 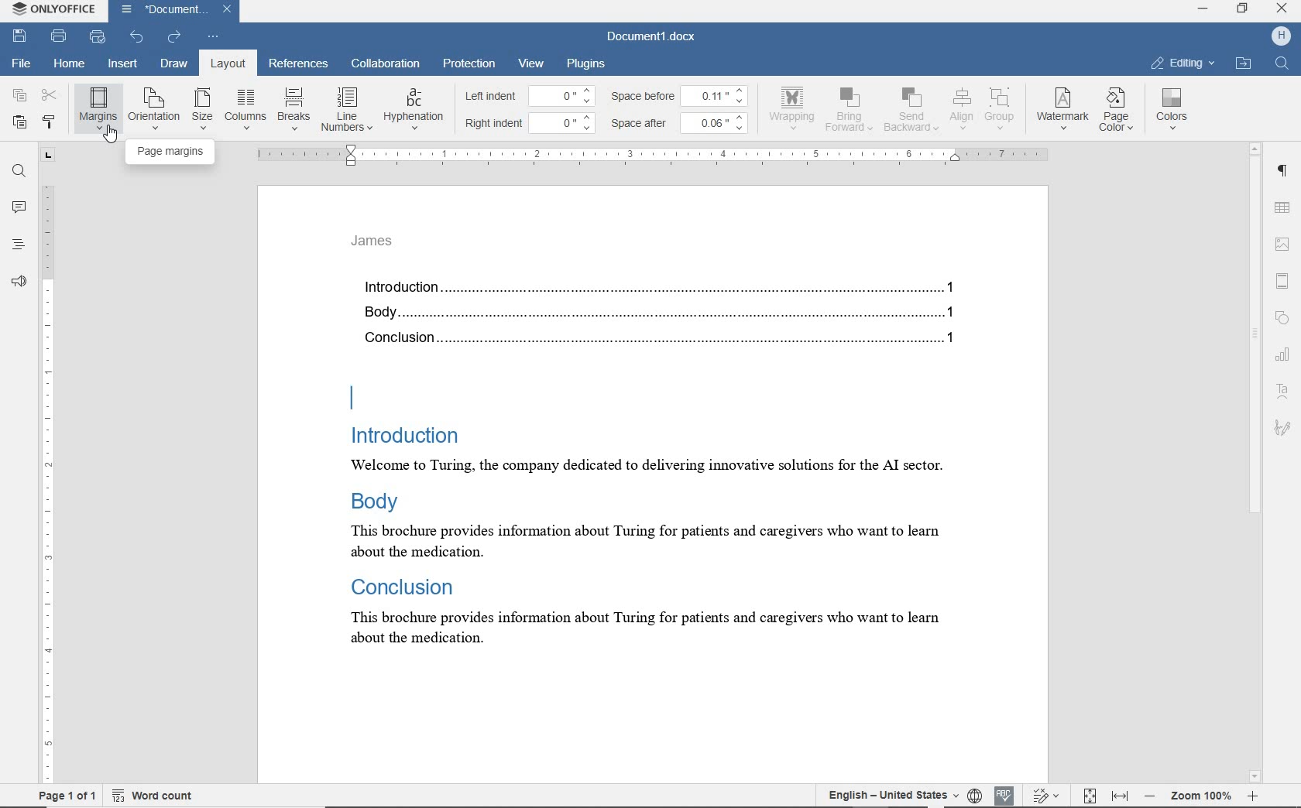 I want to click on image, so click(x=1284, y=242).